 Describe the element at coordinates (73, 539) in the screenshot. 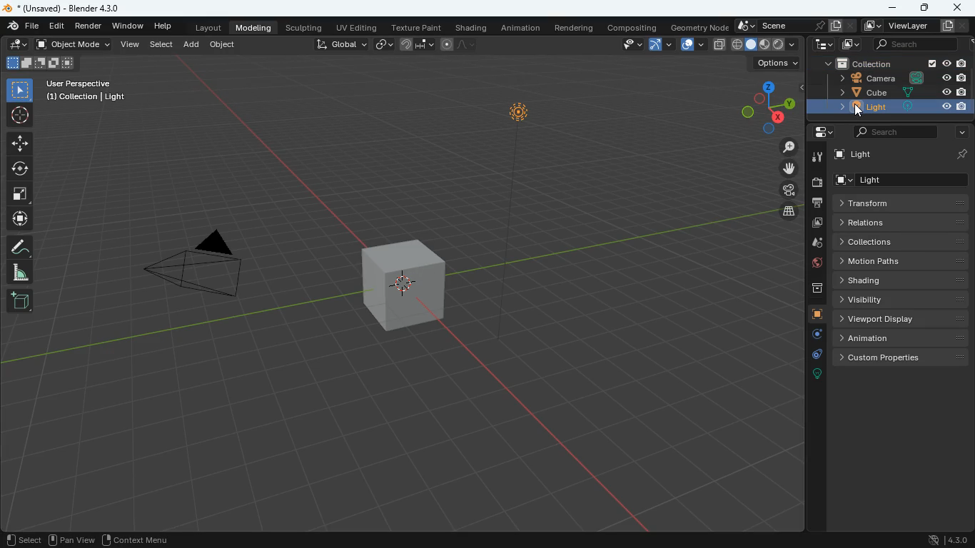

I see `pan view` at that location.